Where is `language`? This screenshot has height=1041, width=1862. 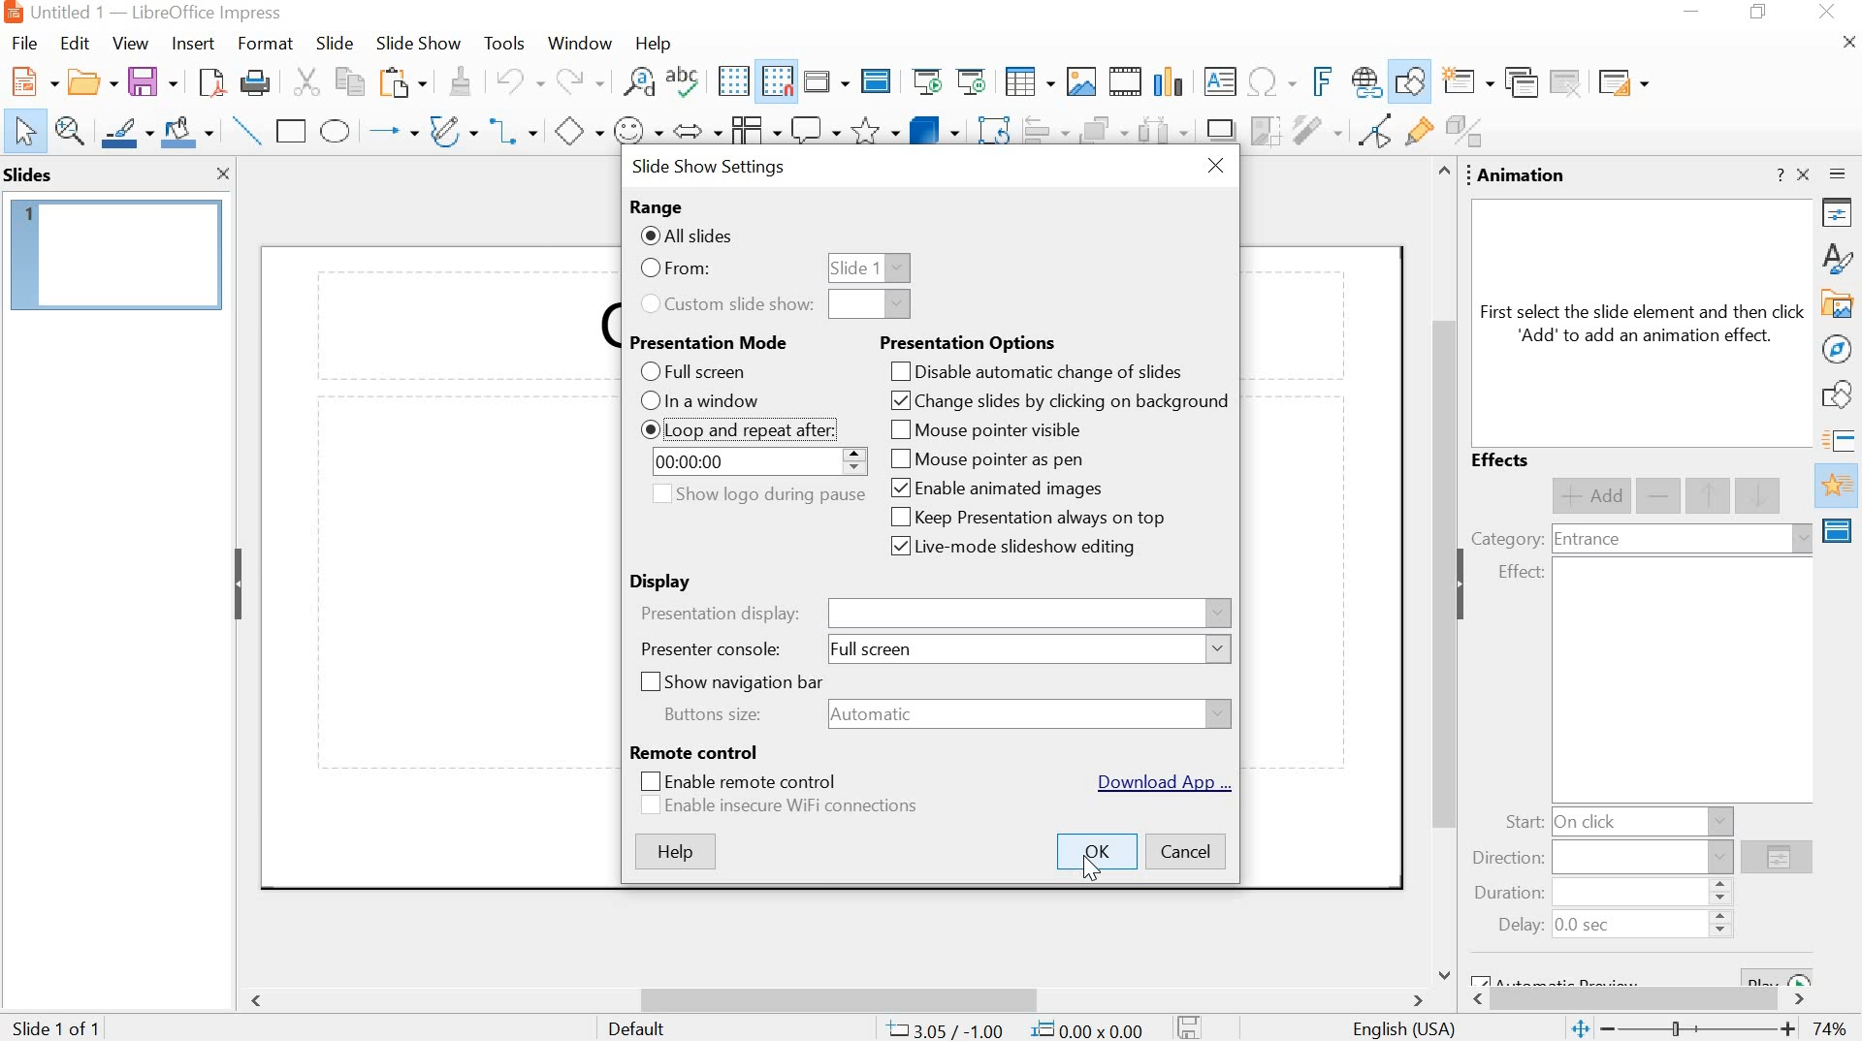
language is located at coordinates (1405, 1030).